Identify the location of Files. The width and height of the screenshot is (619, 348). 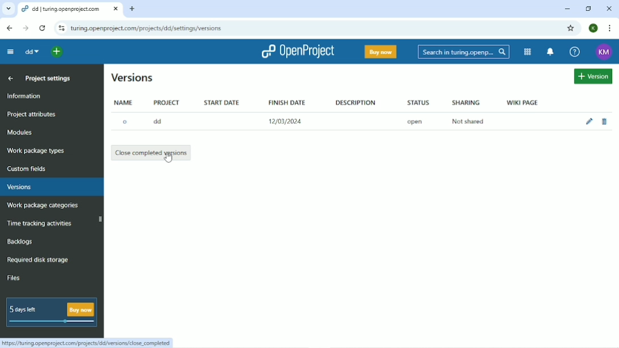
(16, 277).